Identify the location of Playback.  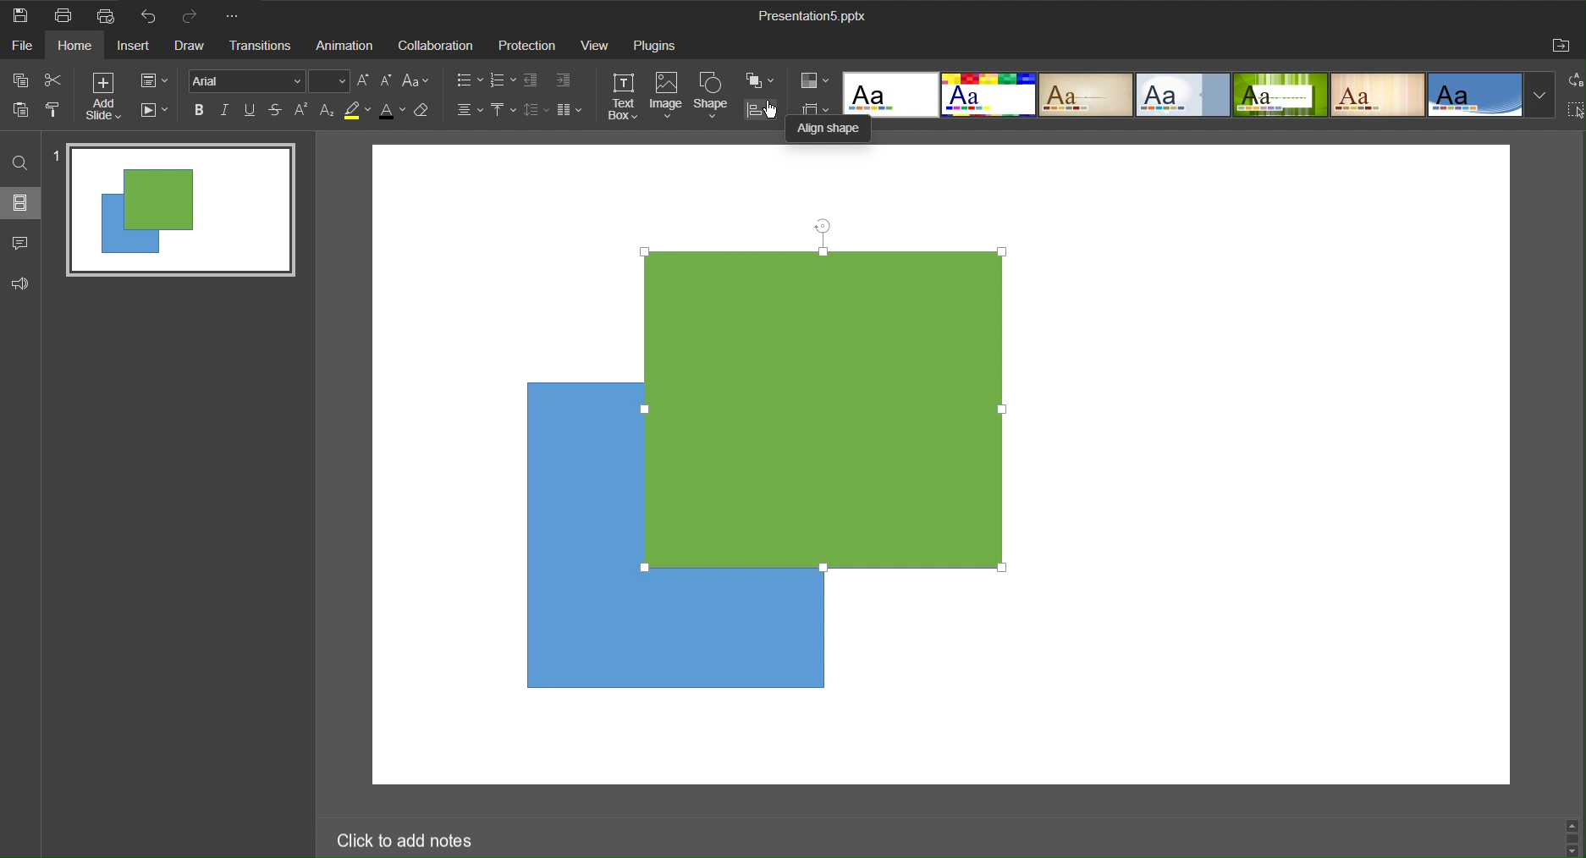
(156, 112).